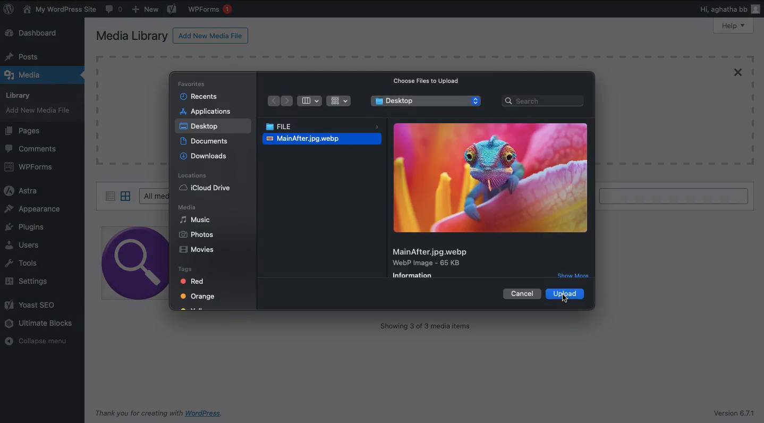  What do you see at coordinates (29, 167) in the screenshot?
I see `WPForms` at bounding box center [29, 167].